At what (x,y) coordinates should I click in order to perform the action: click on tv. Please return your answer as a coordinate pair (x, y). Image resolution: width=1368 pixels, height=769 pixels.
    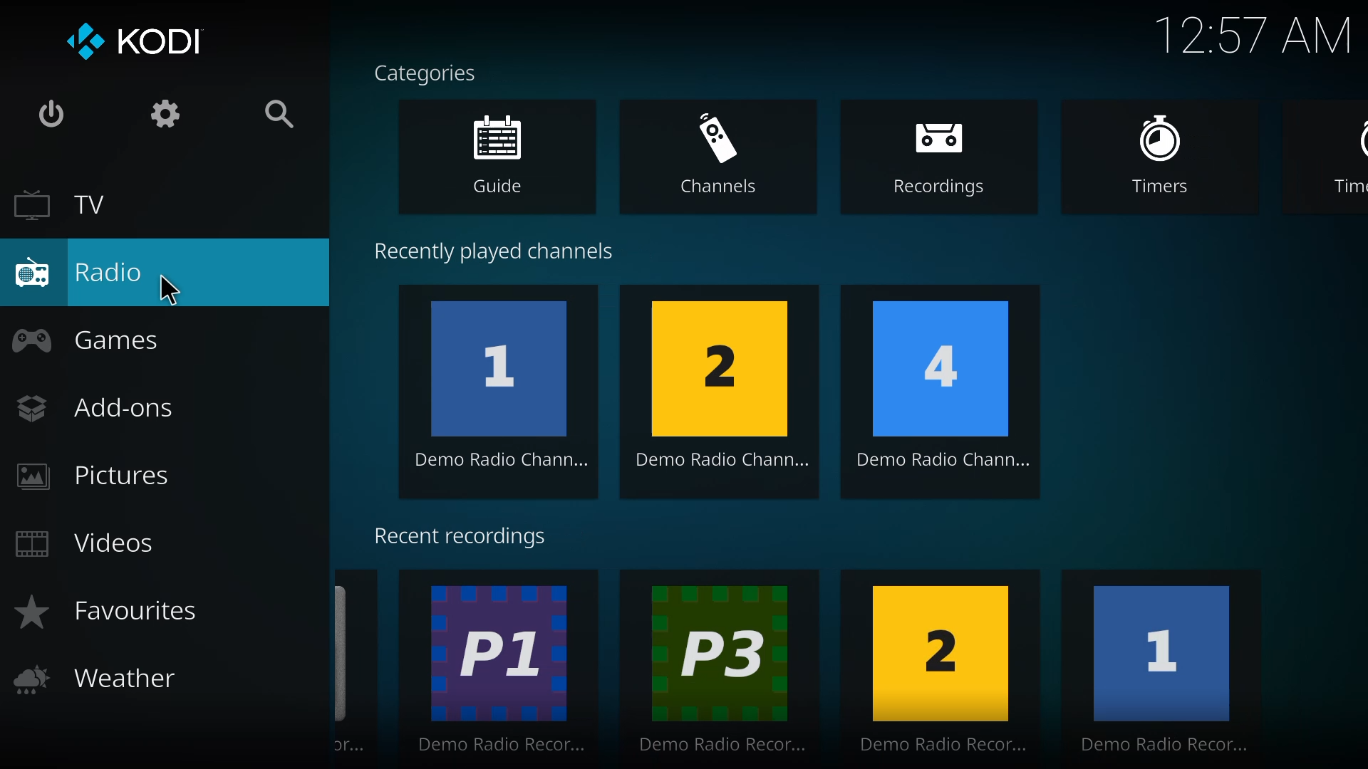
    Looking at the image, I should click on (61, 206).